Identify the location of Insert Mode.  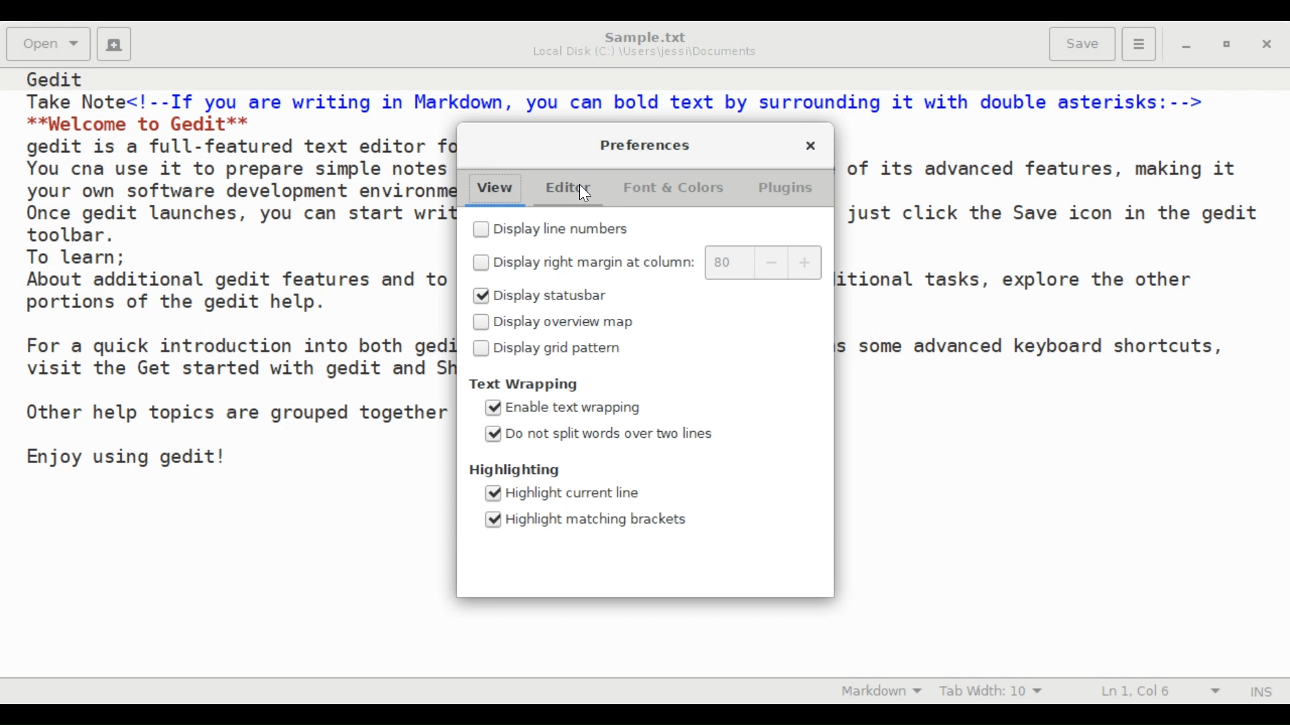
(1260, 691).